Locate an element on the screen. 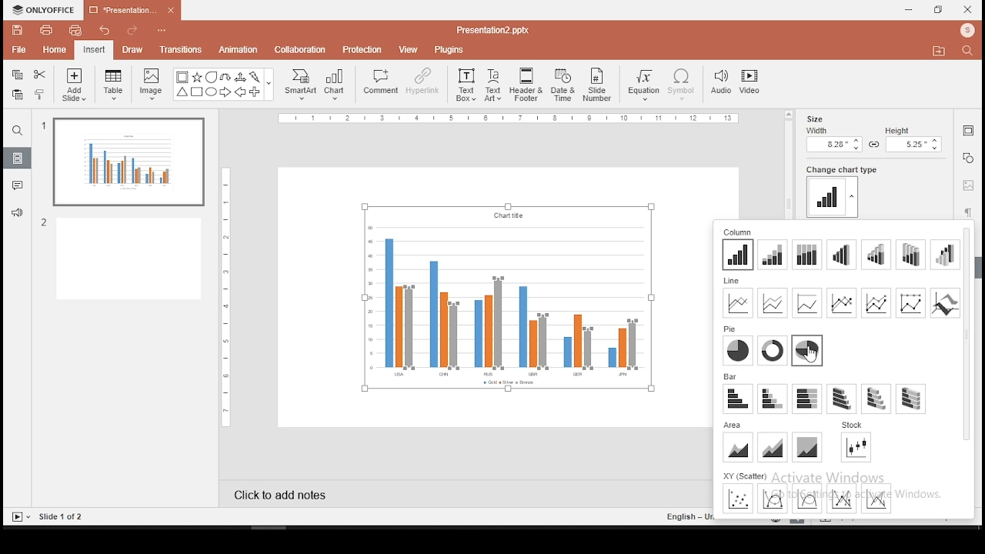 This screenshot has width=985, height=554. size is located at coordinates (818, 118).